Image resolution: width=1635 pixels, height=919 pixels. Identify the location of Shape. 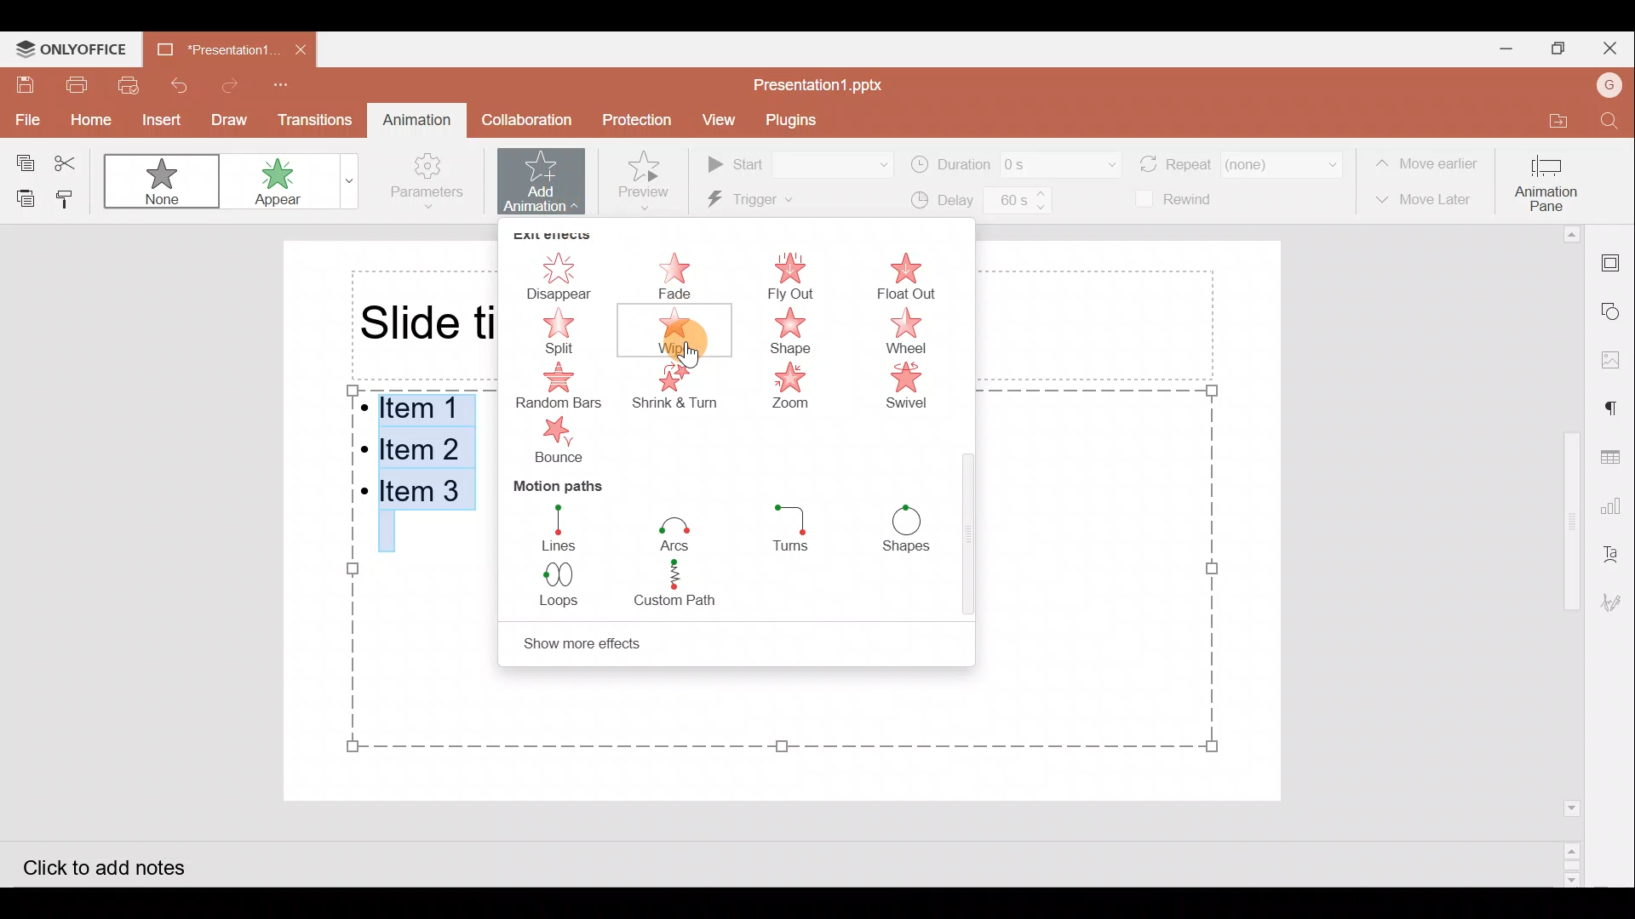
(800, 333).